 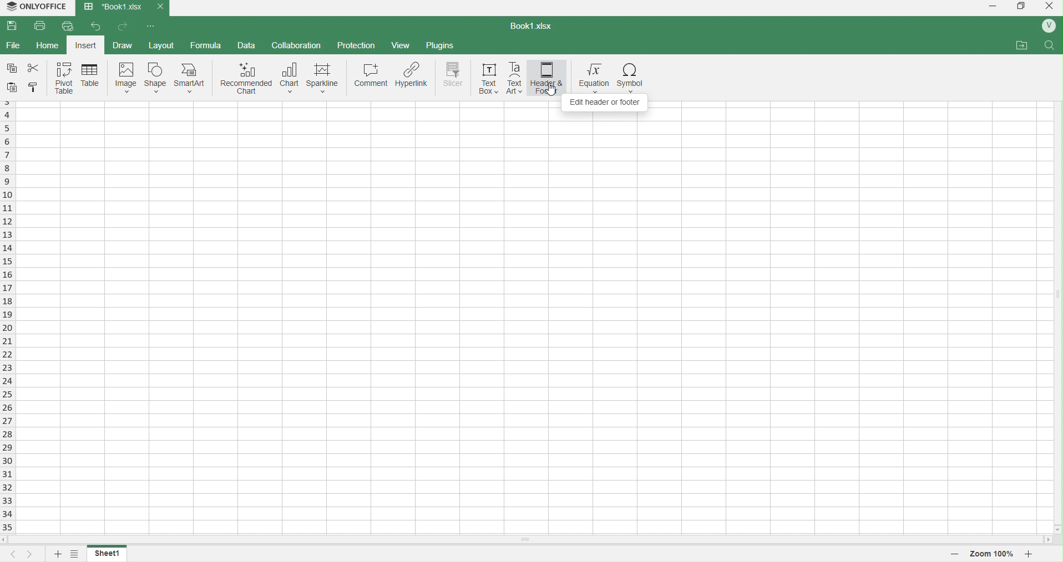 I want to click on chart, so click(x=289, y=79).